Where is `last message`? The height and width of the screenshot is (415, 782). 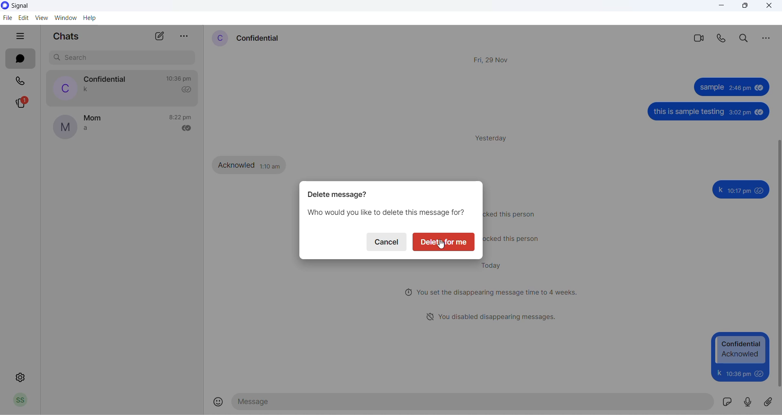 last message is located at coordinates (88, 90).